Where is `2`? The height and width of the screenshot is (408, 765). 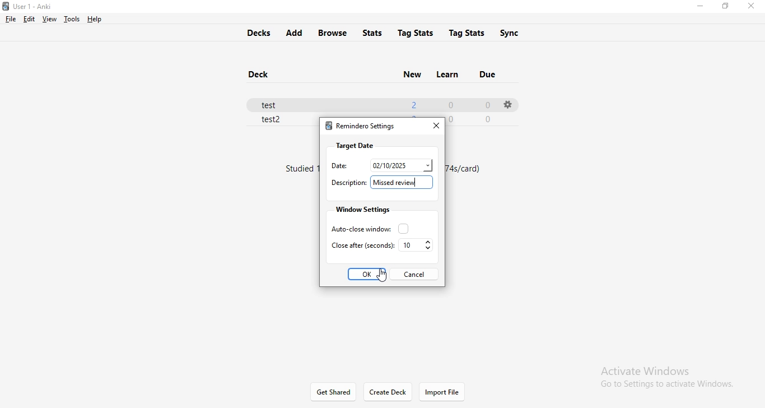
2 is located at coordinates (413, 103).